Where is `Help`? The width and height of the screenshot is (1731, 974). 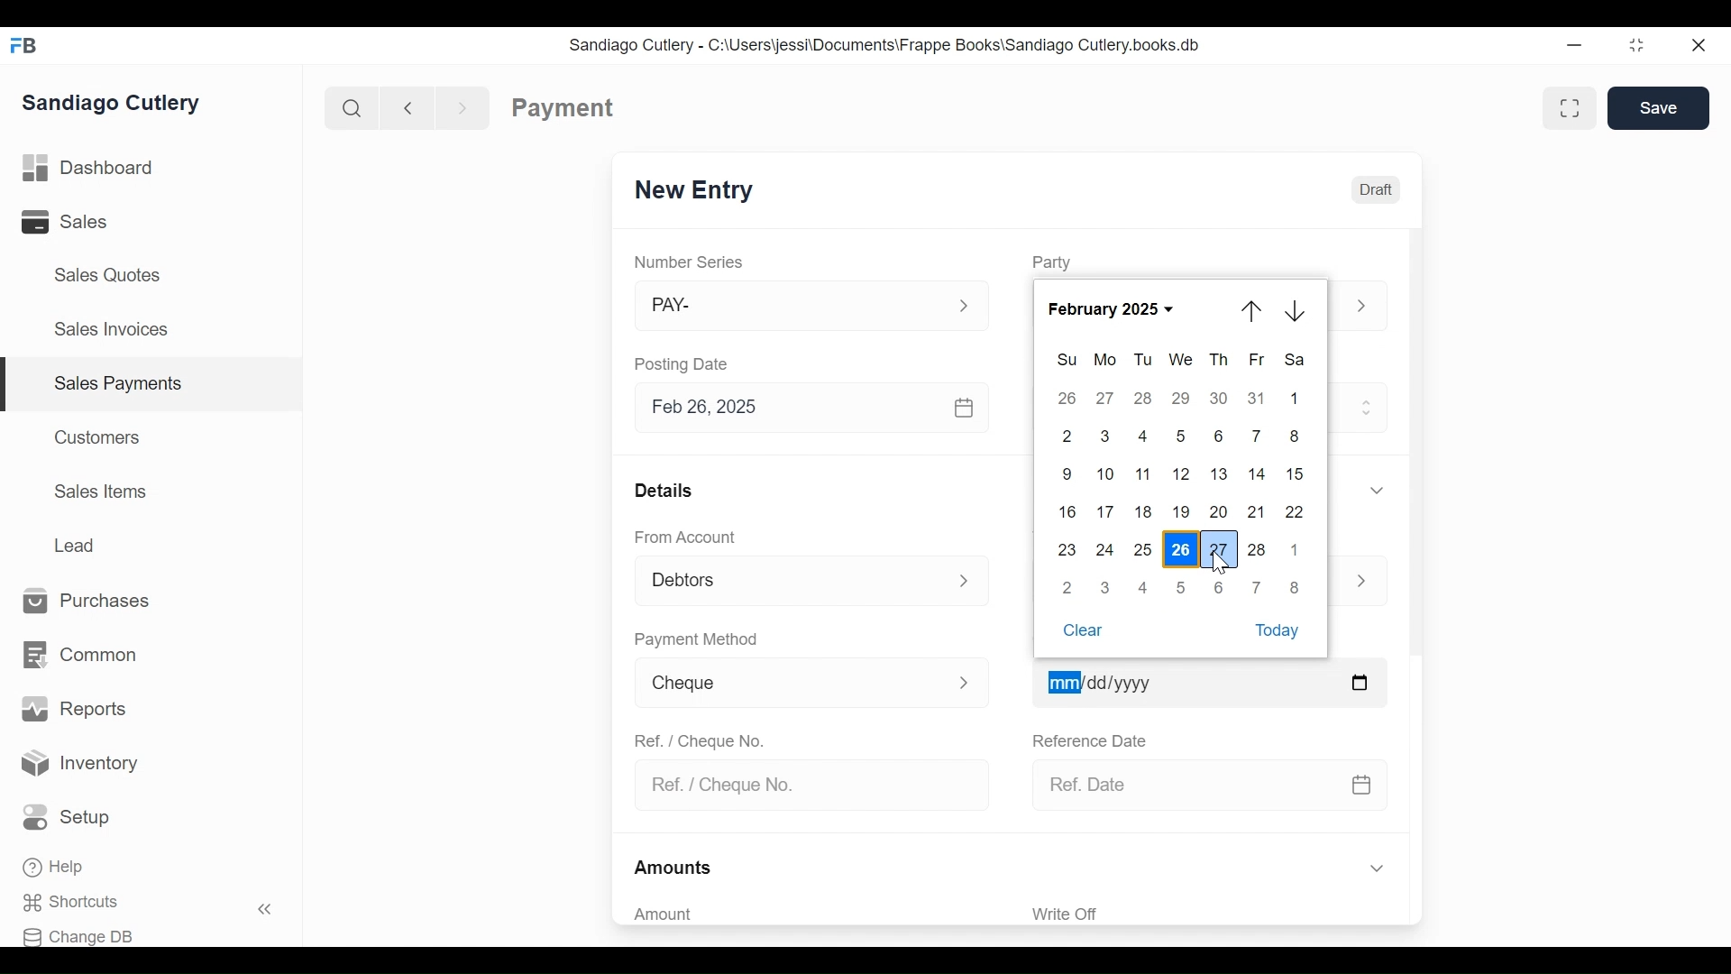
Help is located at coordinates (56, 868).